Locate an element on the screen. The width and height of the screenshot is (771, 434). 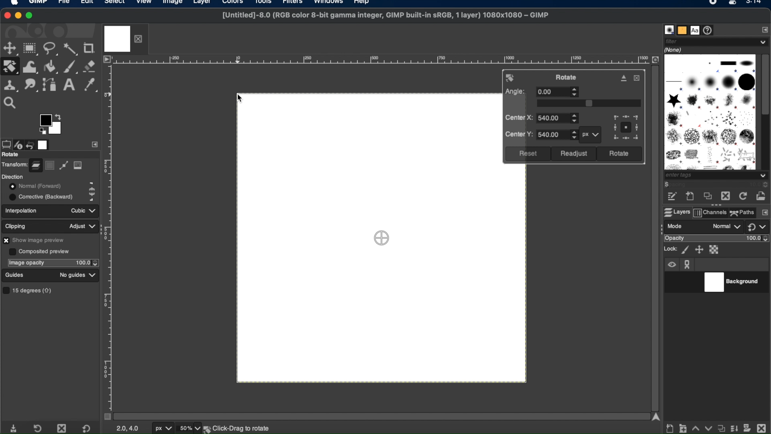
duplicate this brush is located at coordinates (706, 197).